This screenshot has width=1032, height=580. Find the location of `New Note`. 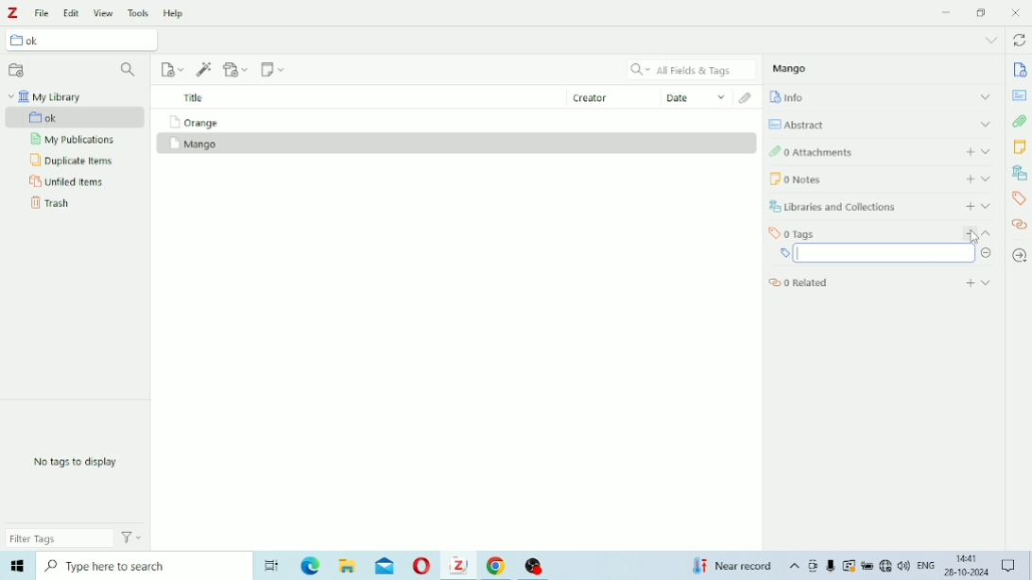

New Note is located at coordinates (273, 70).